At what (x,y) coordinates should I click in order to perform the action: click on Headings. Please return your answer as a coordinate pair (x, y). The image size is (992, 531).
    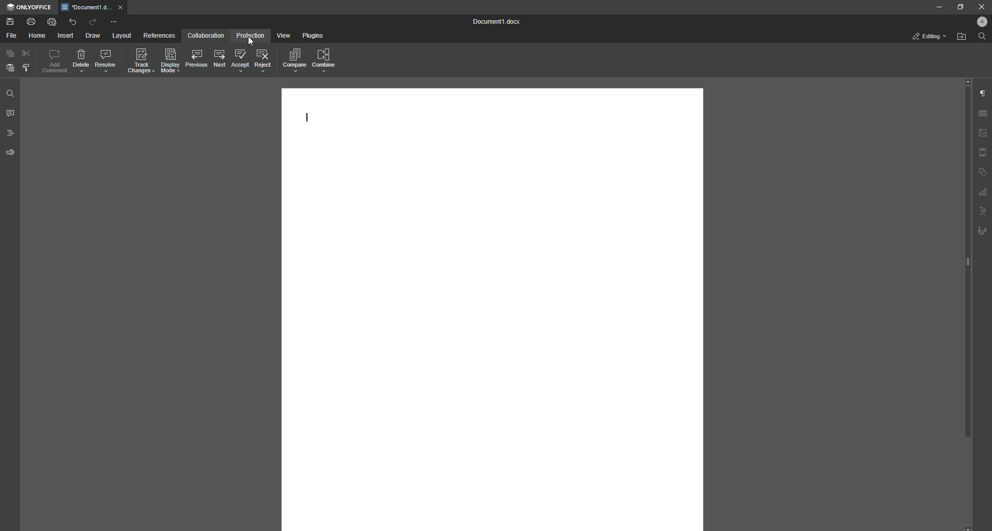
    Looking at the image, I should click on (11, 132).